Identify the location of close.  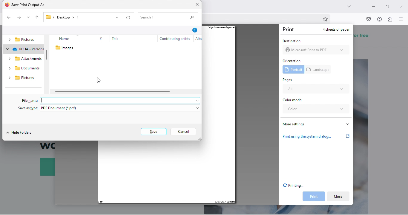
(197, 5).